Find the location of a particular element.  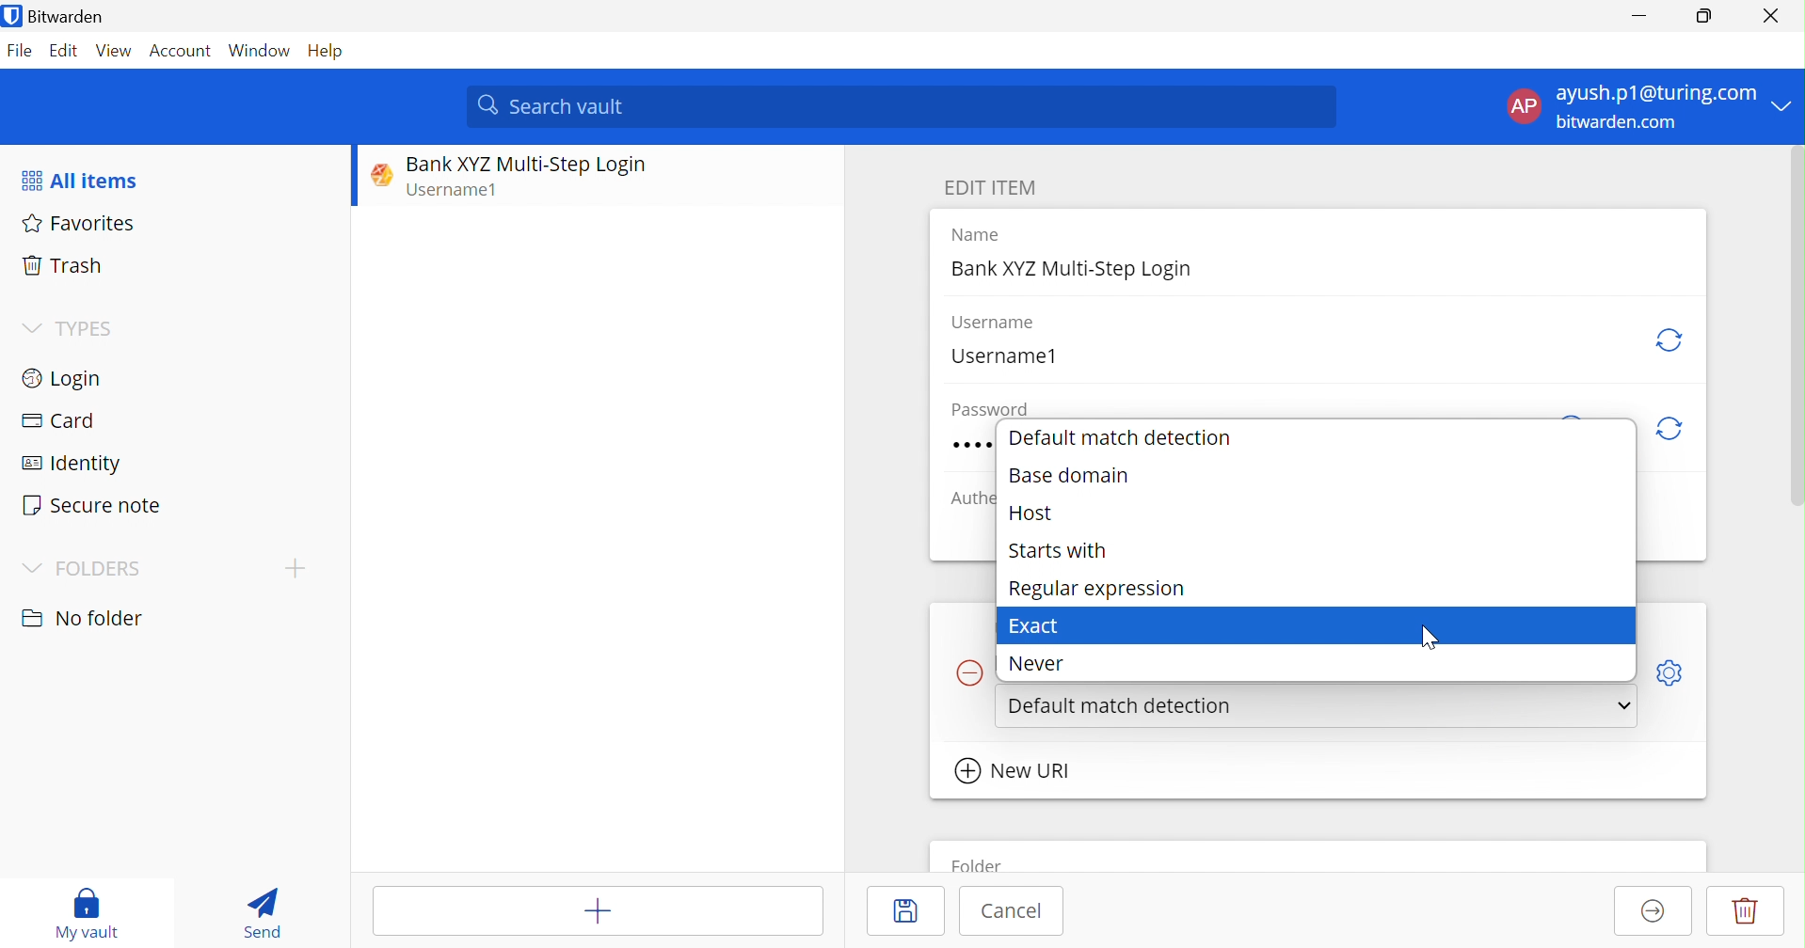

scroll bar is located at coordinates (1793, 345).